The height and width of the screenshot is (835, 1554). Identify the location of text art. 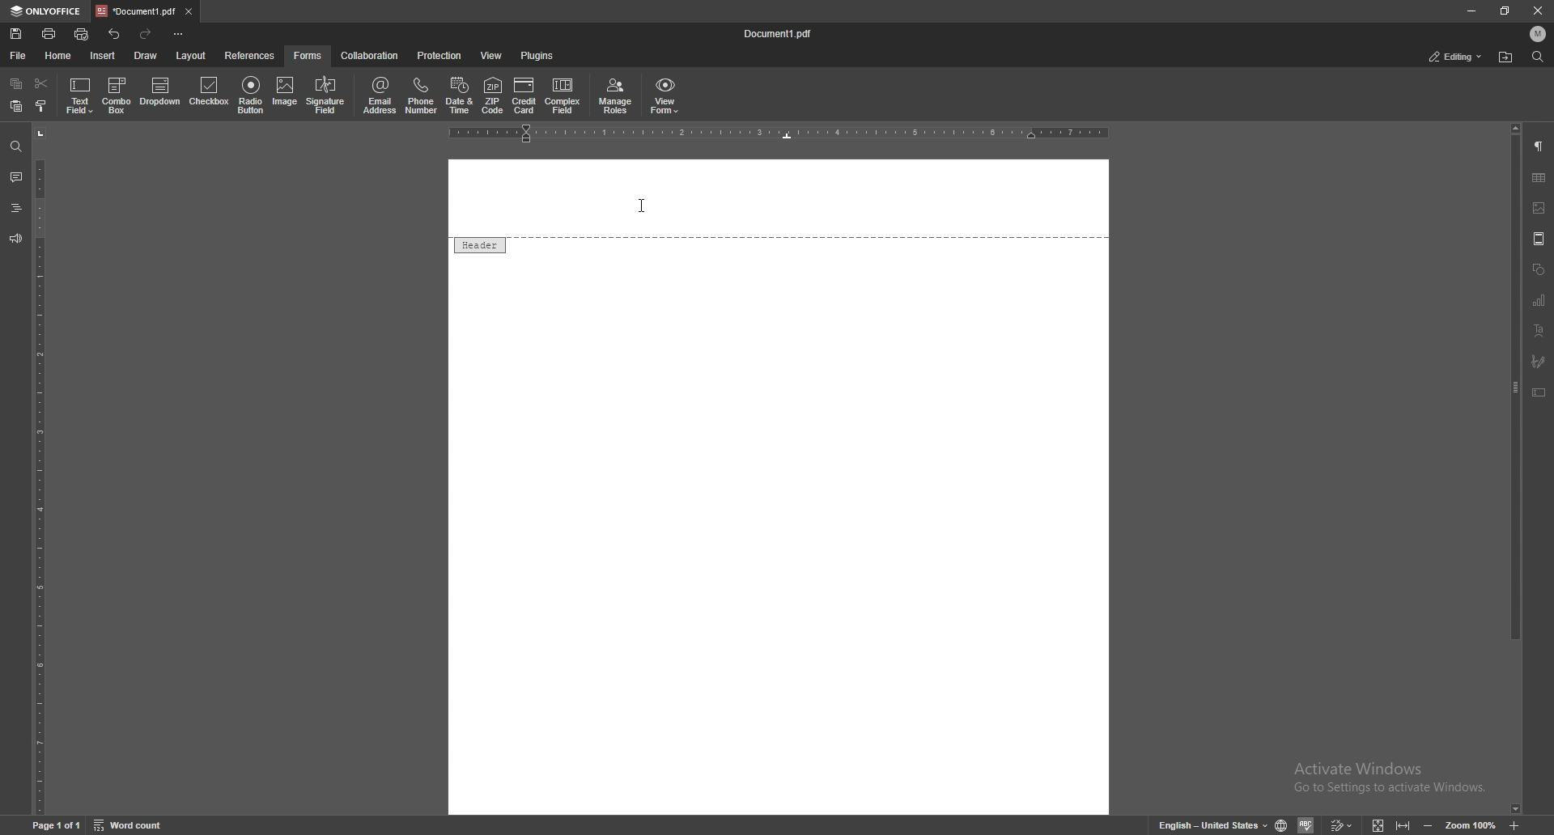
(1541, 331).